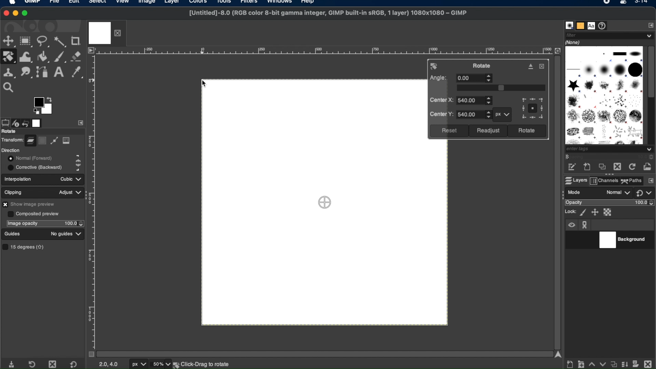 The image size is (656, 369). What do you see at coordinates (649, 157) in the screenshot?
I see `spacing stepper buttons` at bounding box center [649, 157].